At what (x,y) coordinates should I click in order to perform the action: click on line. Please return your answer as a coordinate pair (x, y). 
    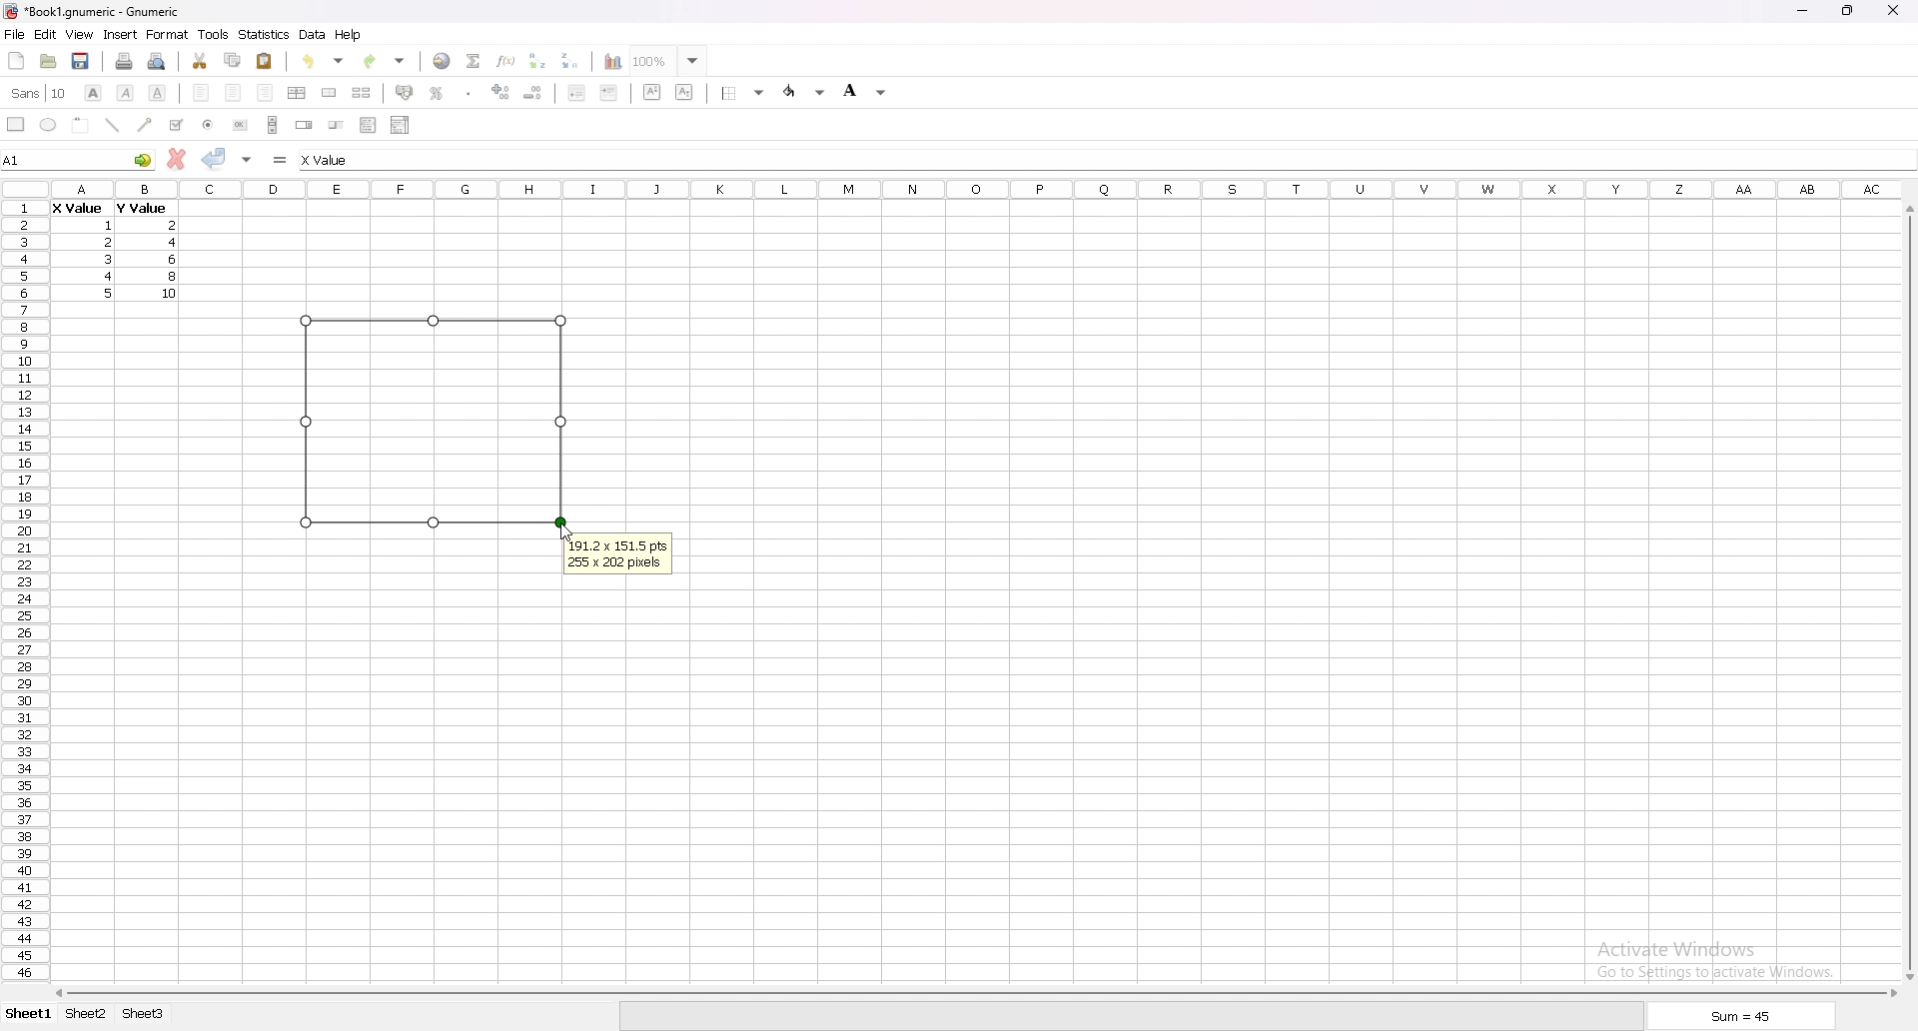
    Looking at the image, I should click on (112, 125).